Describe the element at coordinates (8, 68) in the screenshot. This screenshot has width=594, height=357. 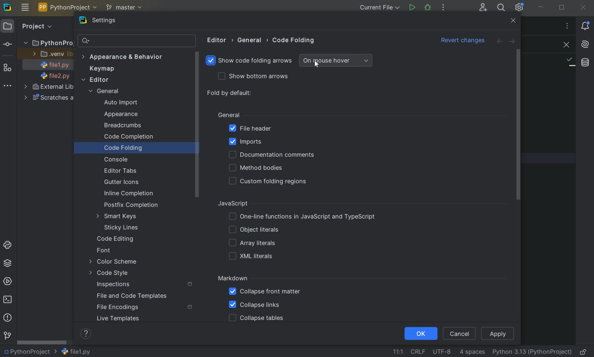
I see `STRUCTURE` at that location.